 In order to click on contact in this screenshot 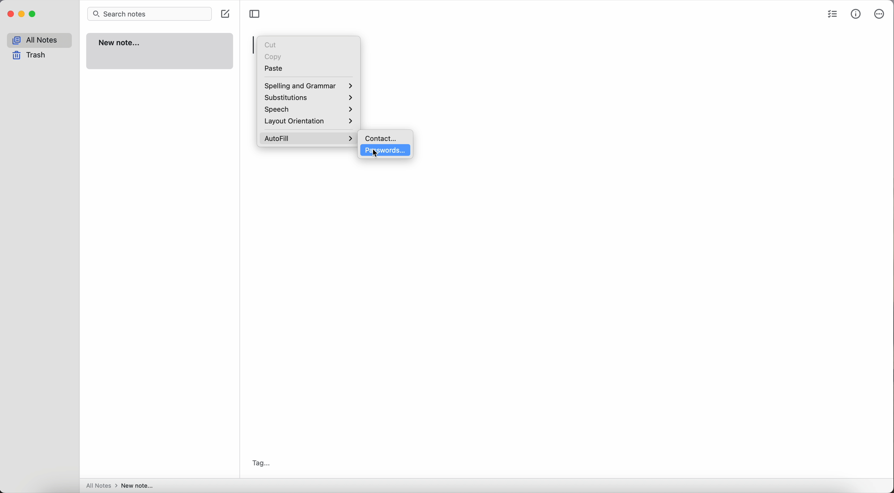, I will do `click(383, 138)`.